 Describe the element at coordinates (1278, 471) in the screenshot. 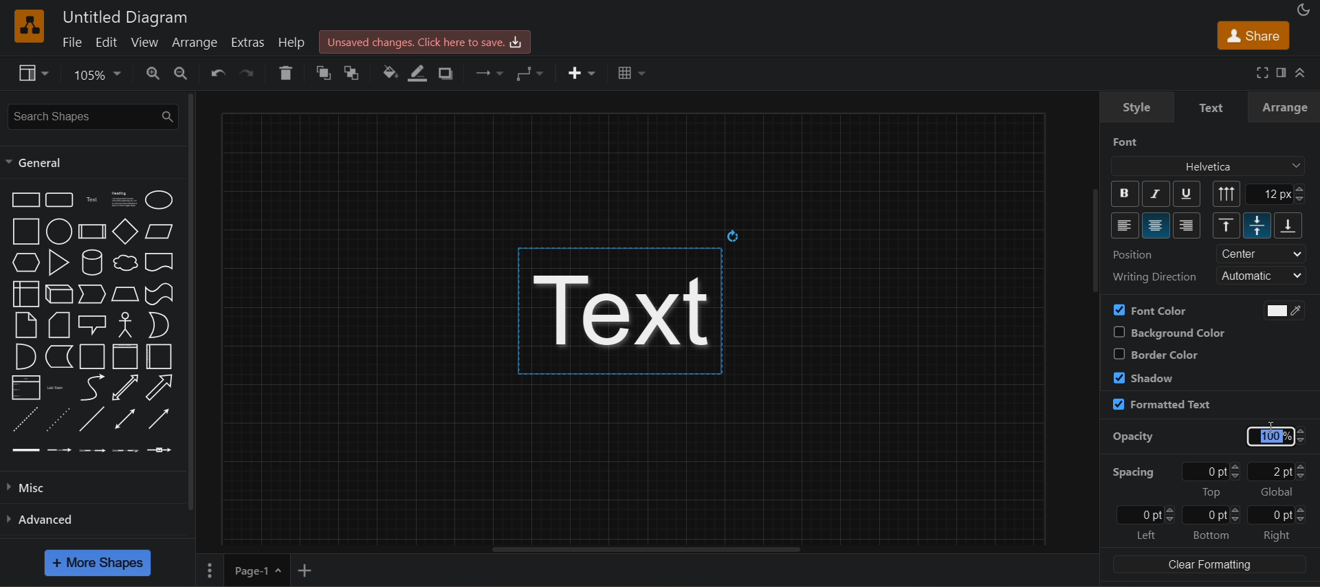

I see `2 pt` at that location.